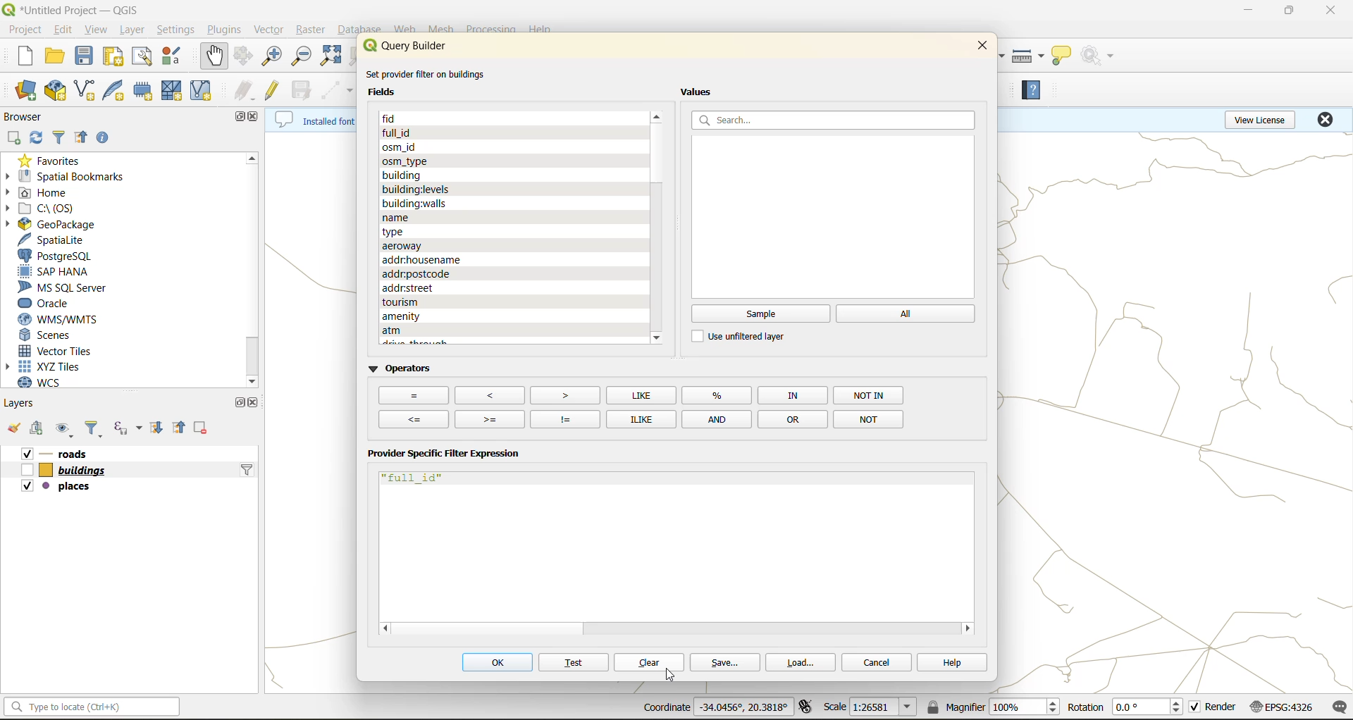 This screenshot has width=1353, height=720. I want to click on collapse all, so click(82, 138).